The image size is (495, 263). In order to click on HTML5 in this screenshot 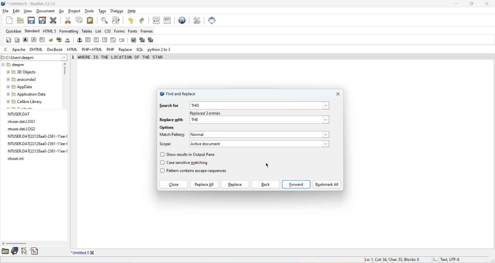, I will do `click(49, 31)`.